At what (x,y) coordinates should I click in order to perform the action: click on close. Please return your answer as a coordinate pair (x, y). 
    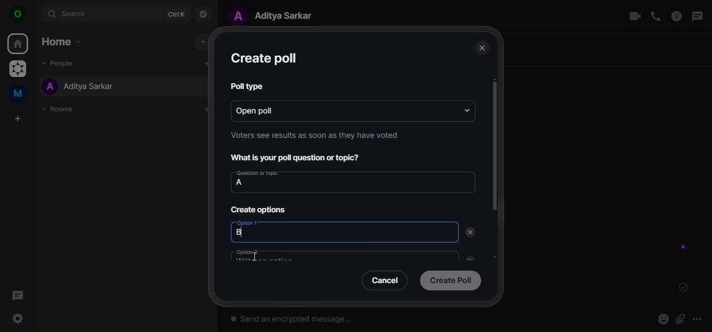
    Looking at the image, I should click on (481, 48).